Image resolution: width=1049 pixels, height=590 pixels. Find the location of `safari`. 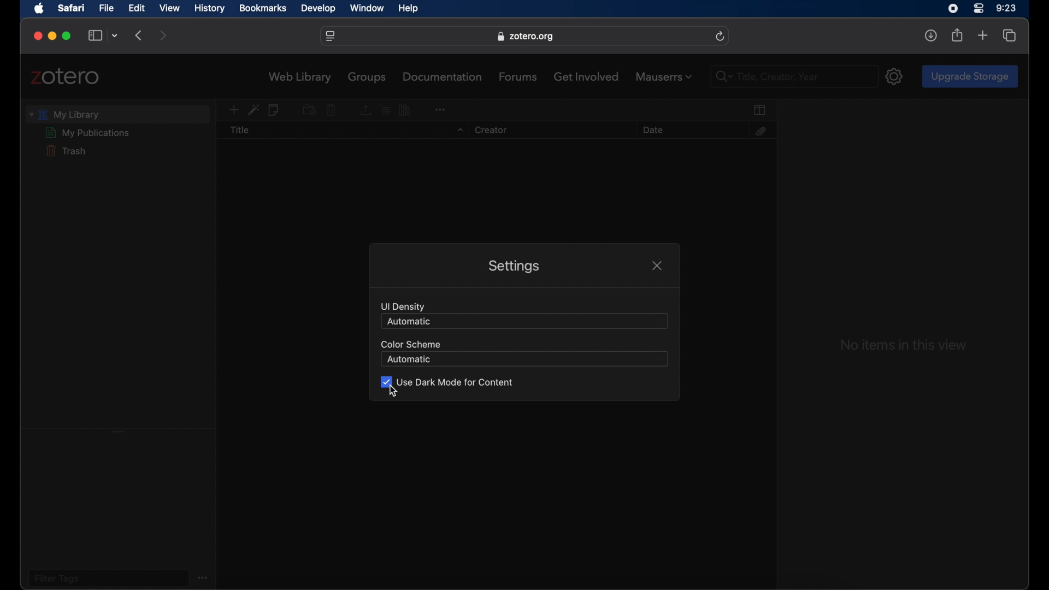

safari is located at coordinates (72, 8).